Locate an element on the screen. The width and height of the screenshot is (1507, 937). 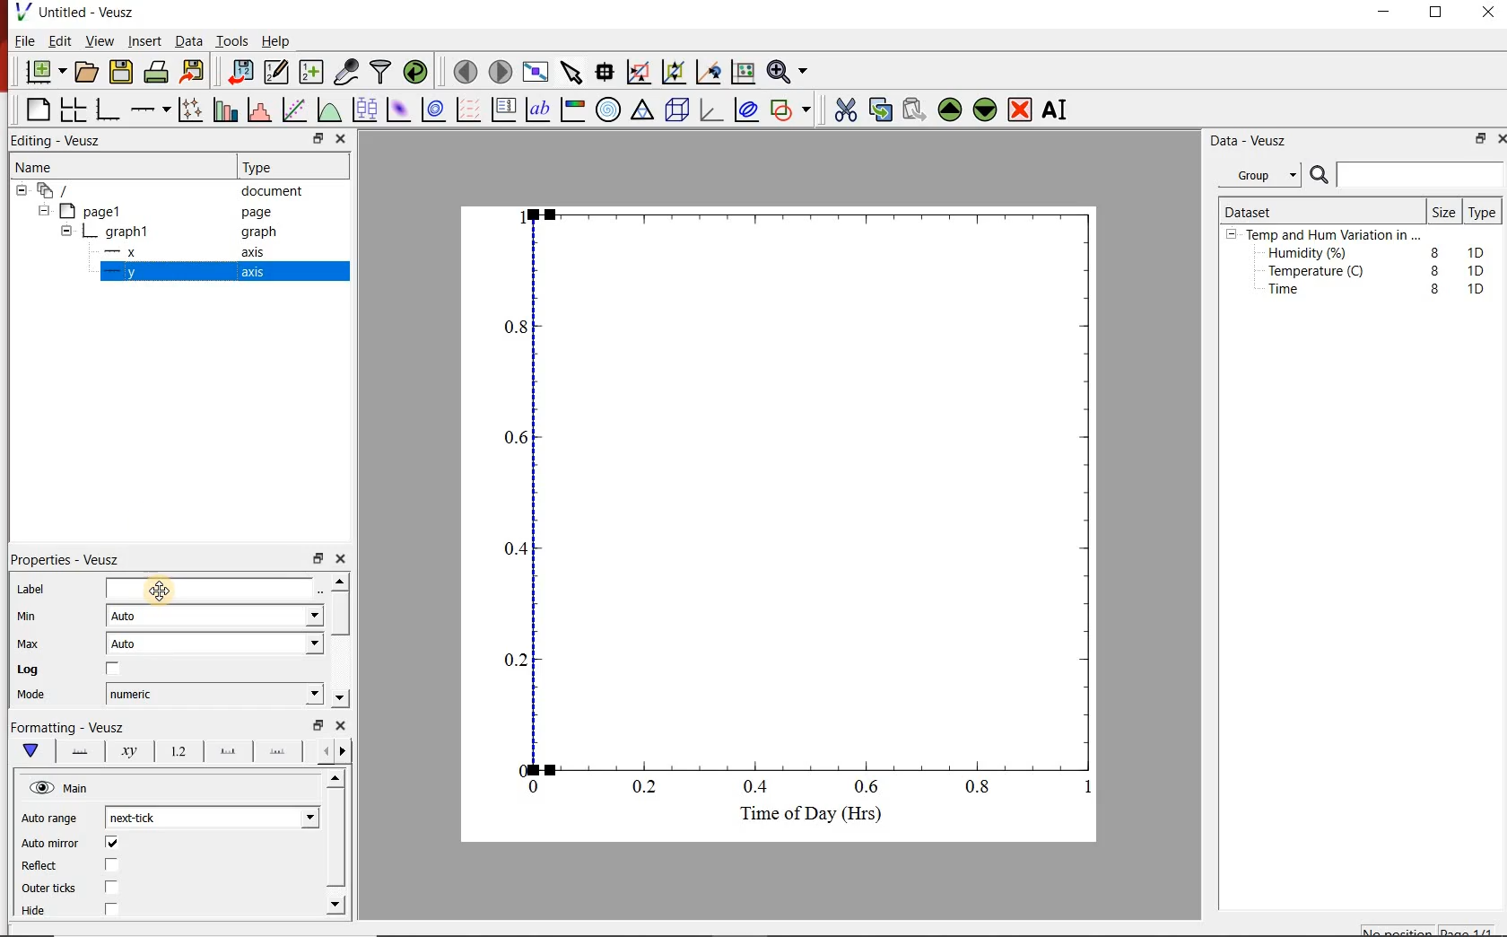
graph is located at coordinates (128, 231).